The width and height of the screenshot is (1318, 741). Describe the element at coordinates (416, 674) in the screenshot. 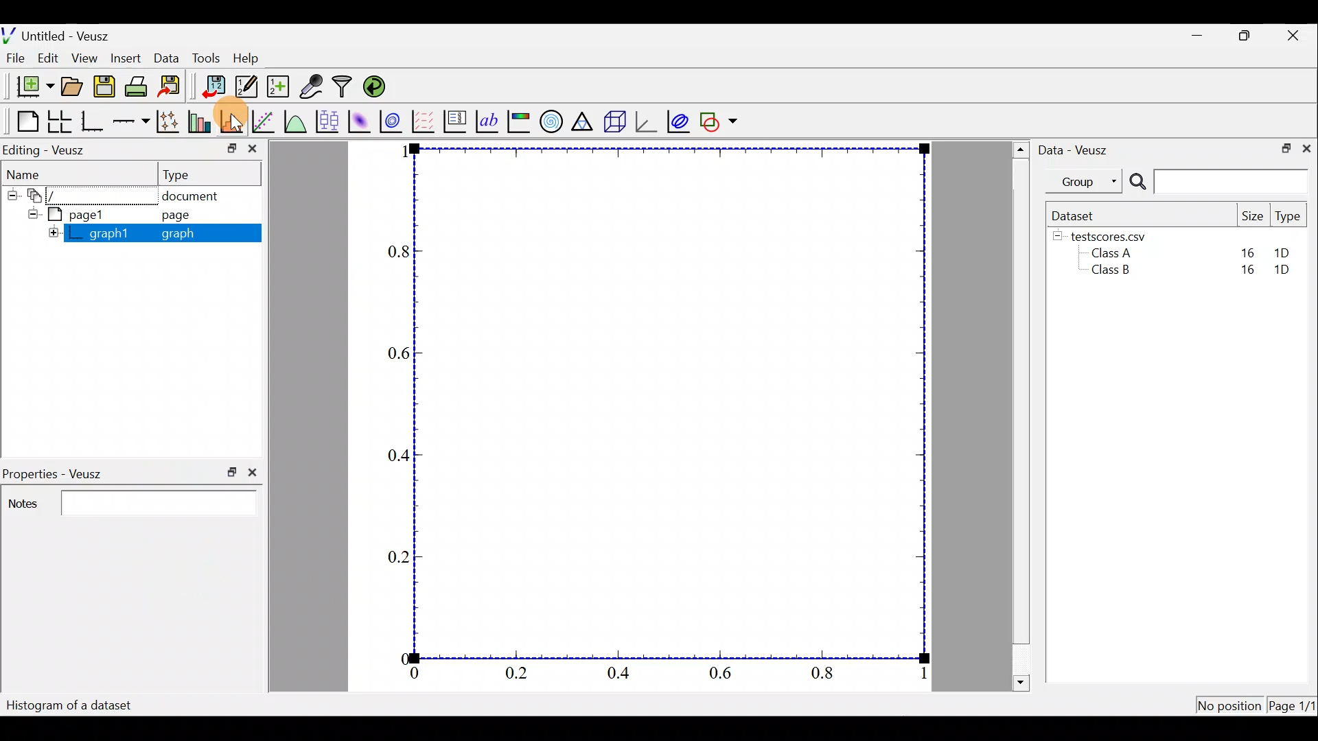

I see `0` at that location.